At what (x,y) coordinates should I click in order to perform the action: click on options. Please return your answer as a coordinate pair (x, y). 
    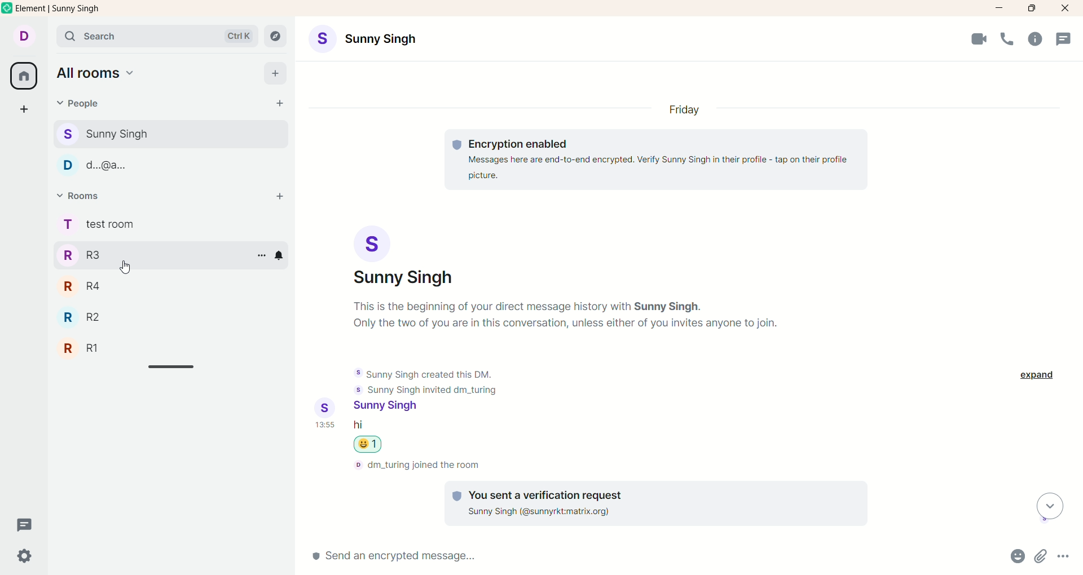
    Looking at the image, I should click on (262, 255).